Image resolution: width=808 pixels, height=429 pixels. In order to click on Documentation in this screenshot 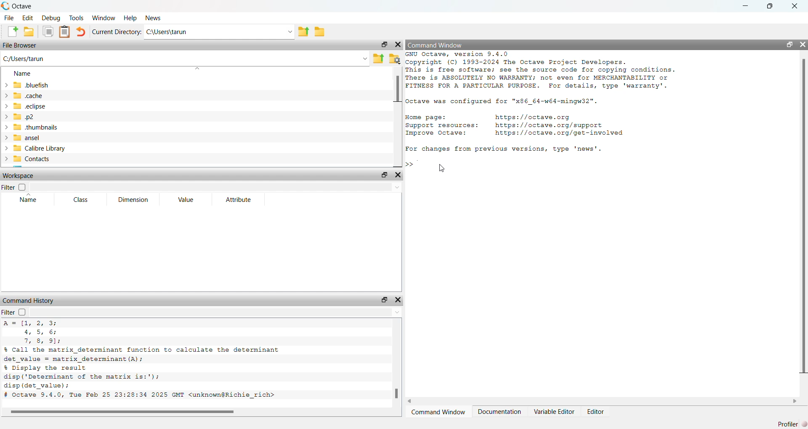, I will do `click(500, 411)`.